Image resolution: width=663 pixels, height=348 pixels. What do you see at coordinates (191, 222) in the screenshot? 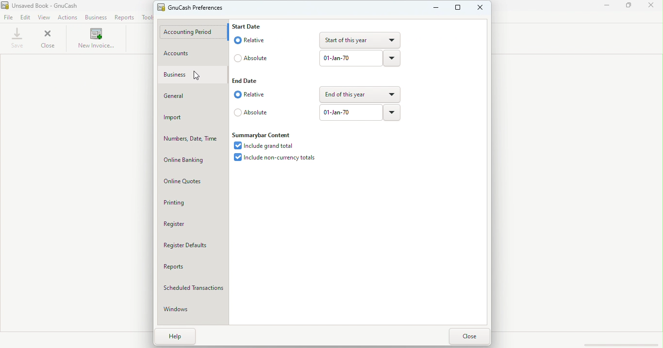
I see `Register` at bounding box center [191, 222].